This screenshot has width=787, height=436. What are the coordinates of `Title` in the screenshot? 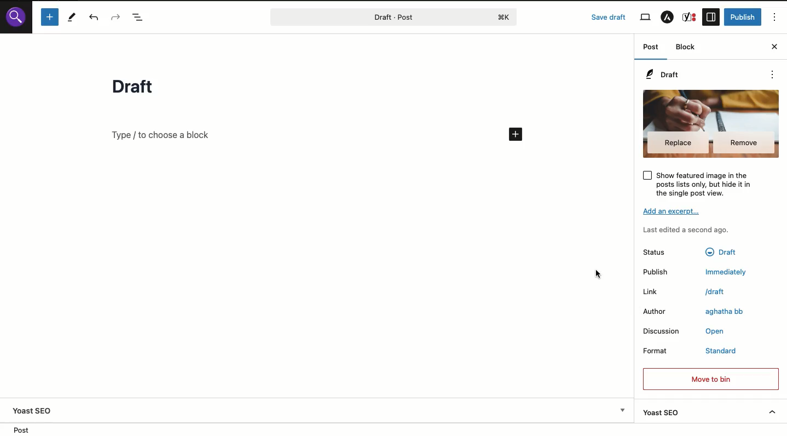 It's located at (135, 87).